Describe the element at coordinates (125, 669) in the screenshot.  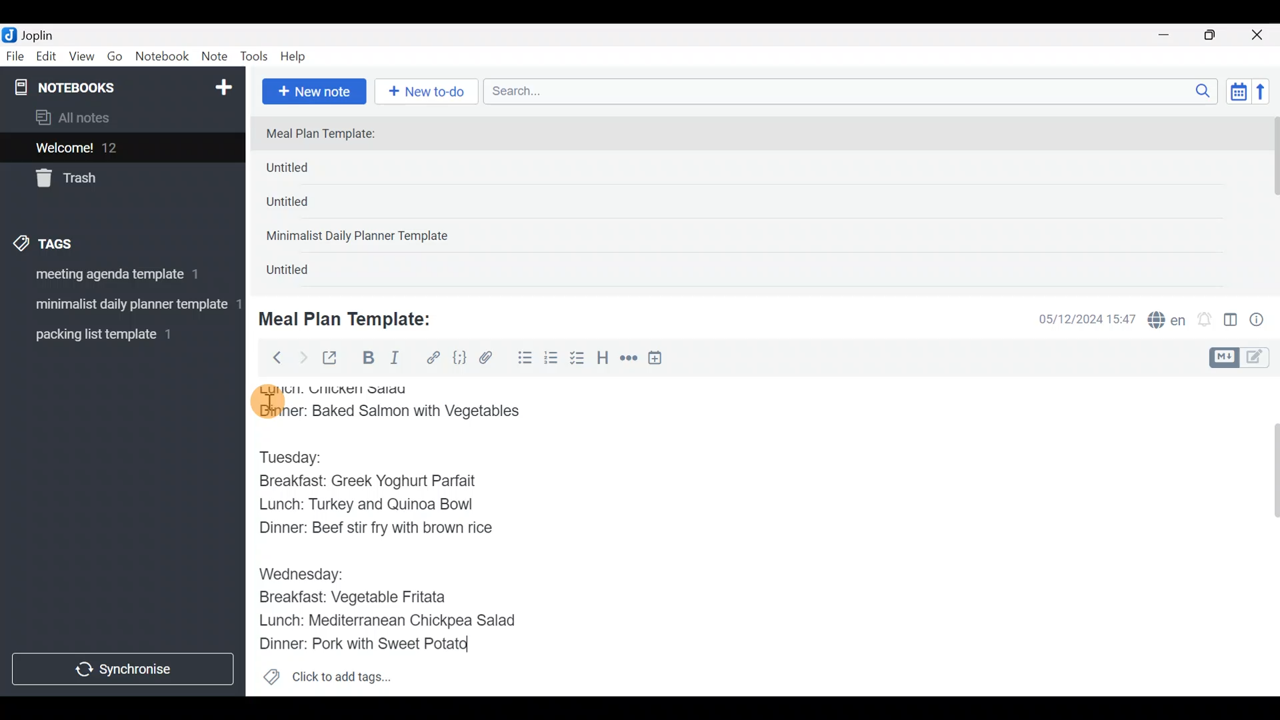
I see `Synchronize` at that location.